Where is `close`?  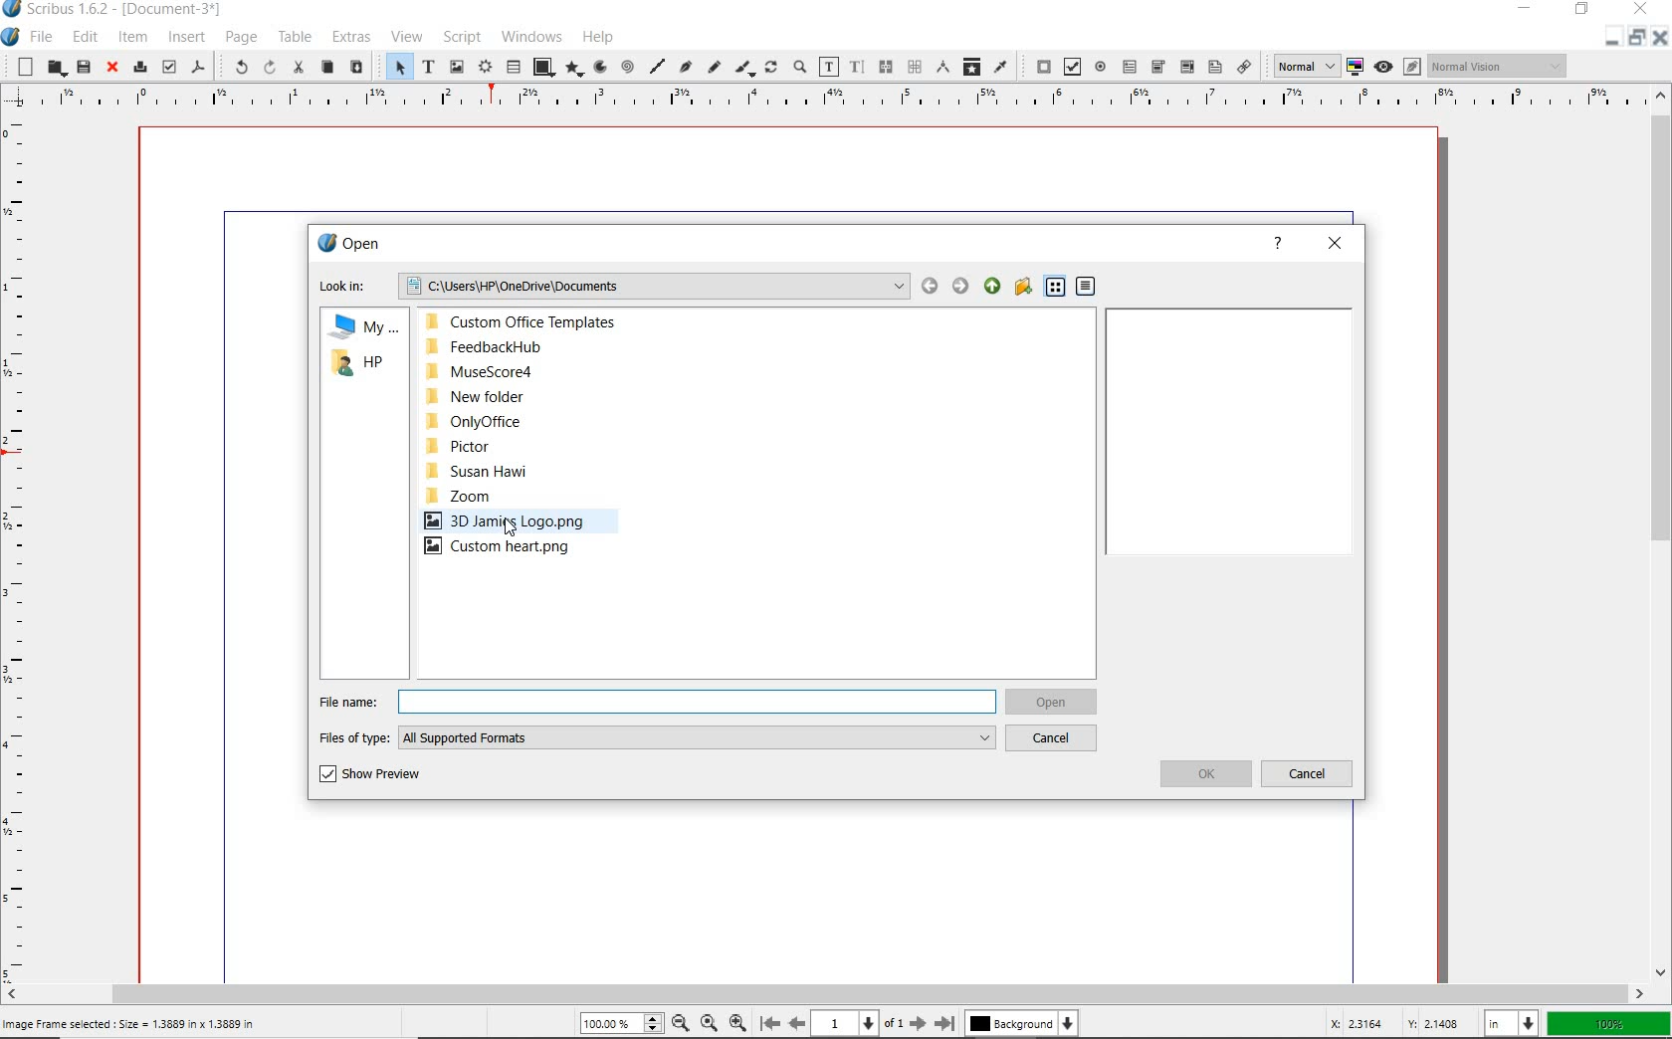
close is located at coordinates (1660, 37).